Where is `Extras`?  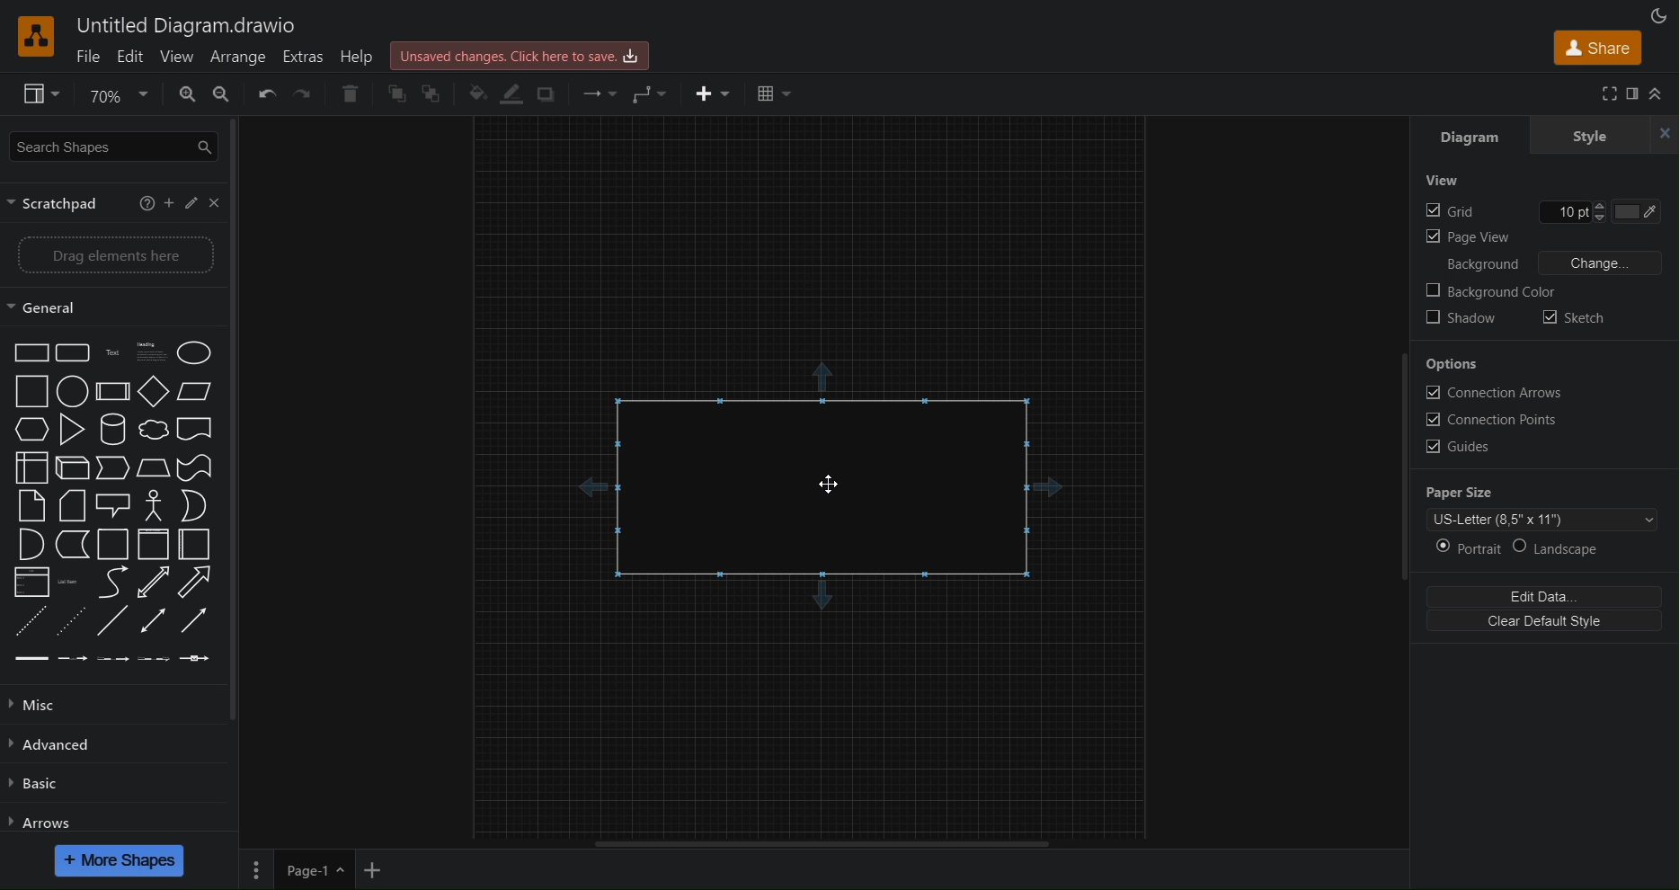 Extras is located at coordinates (308, 58).